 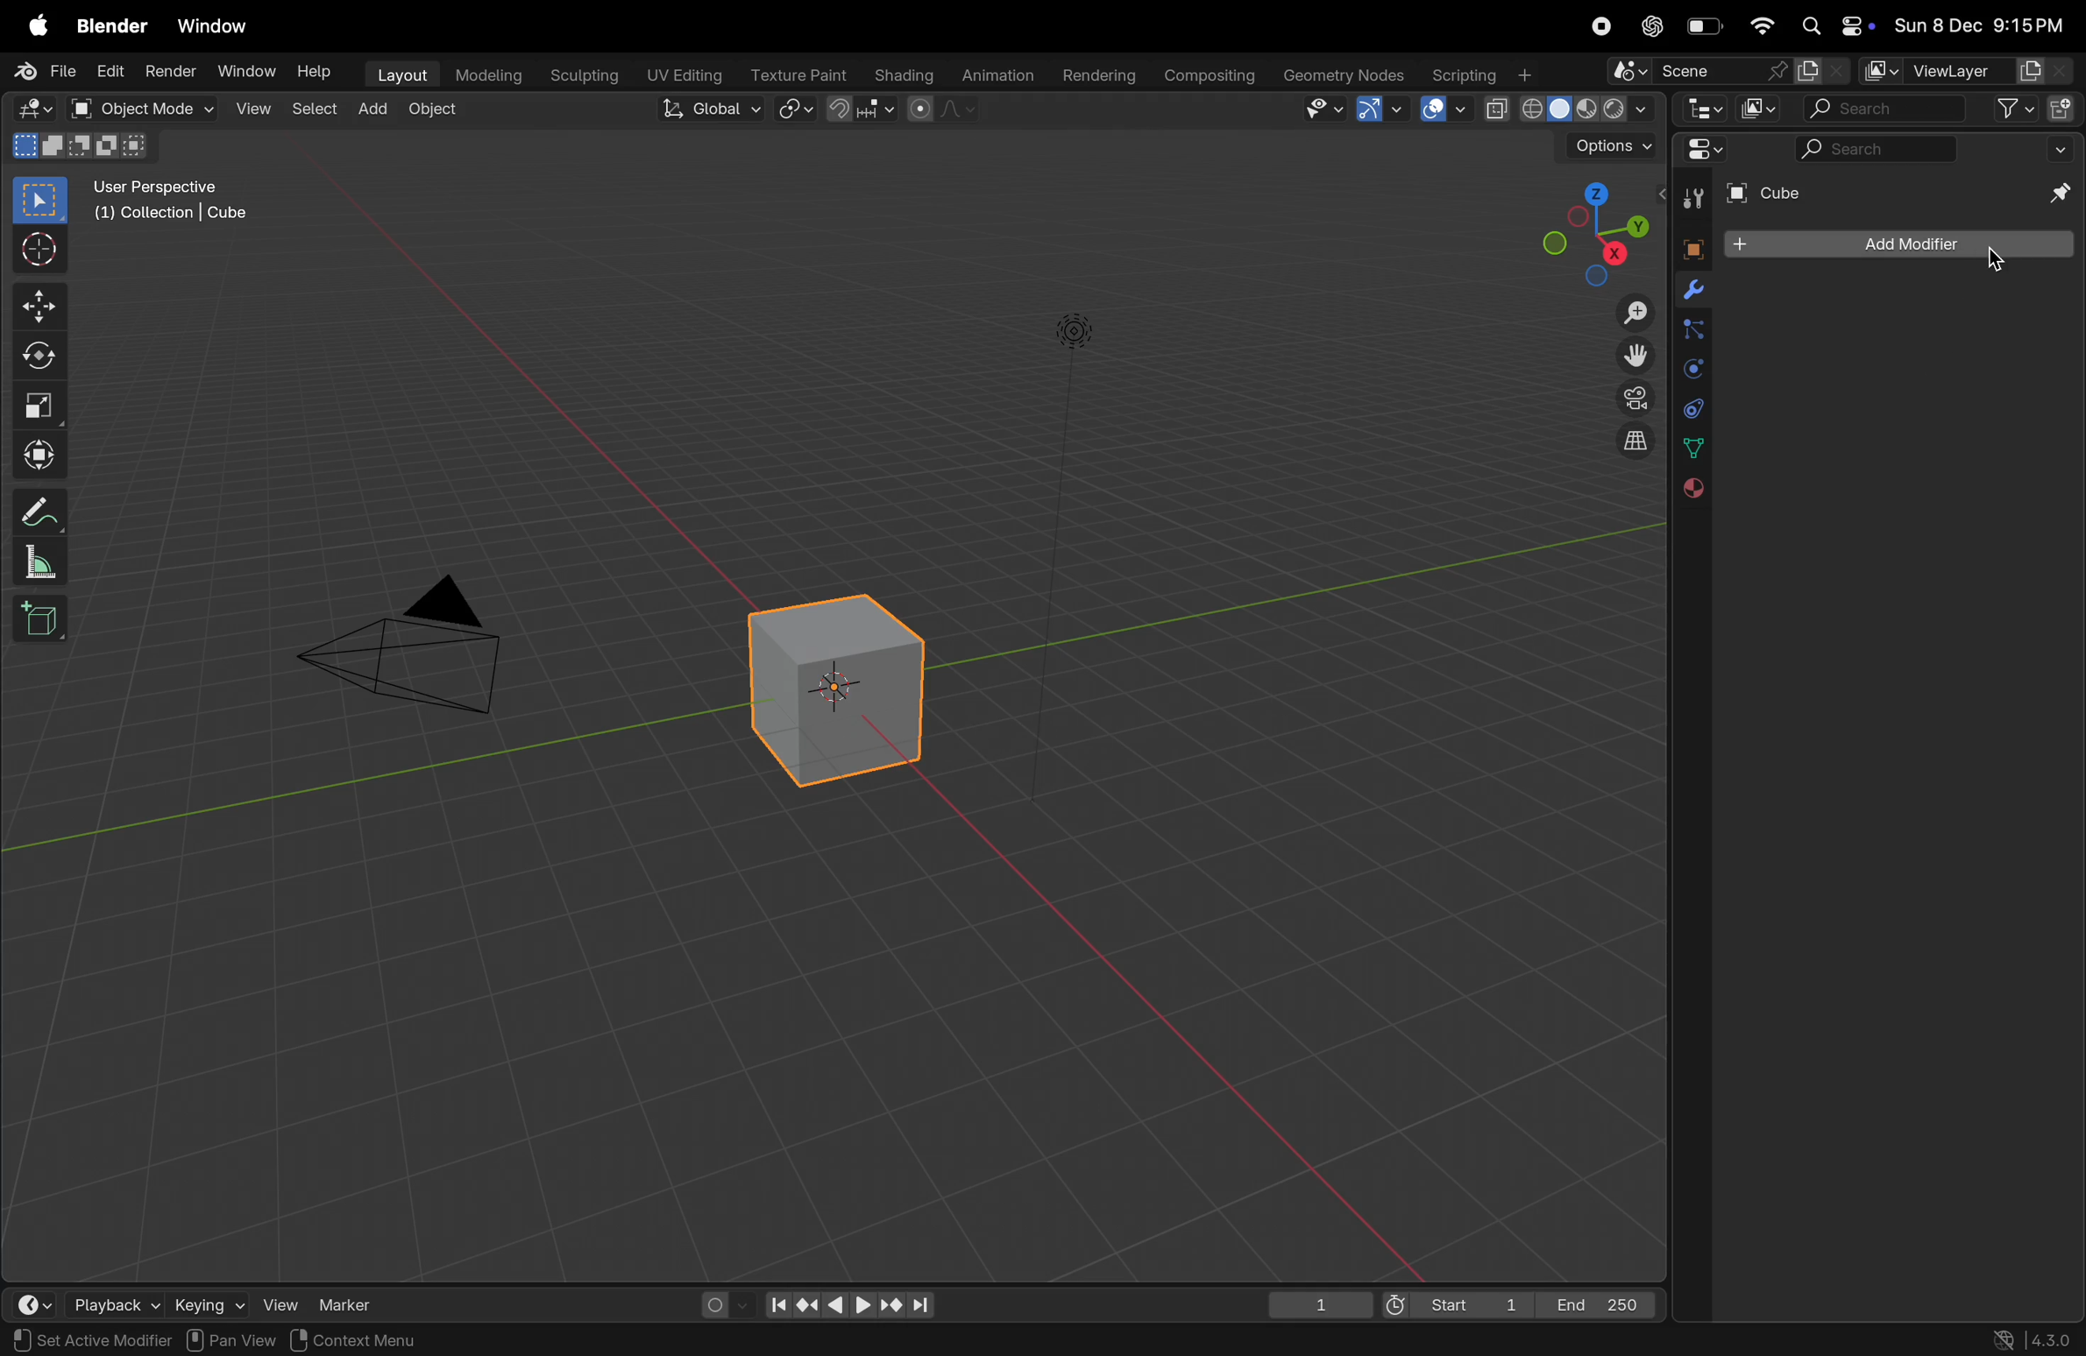 I want to click on wifi, so click(x=1762, y=26).